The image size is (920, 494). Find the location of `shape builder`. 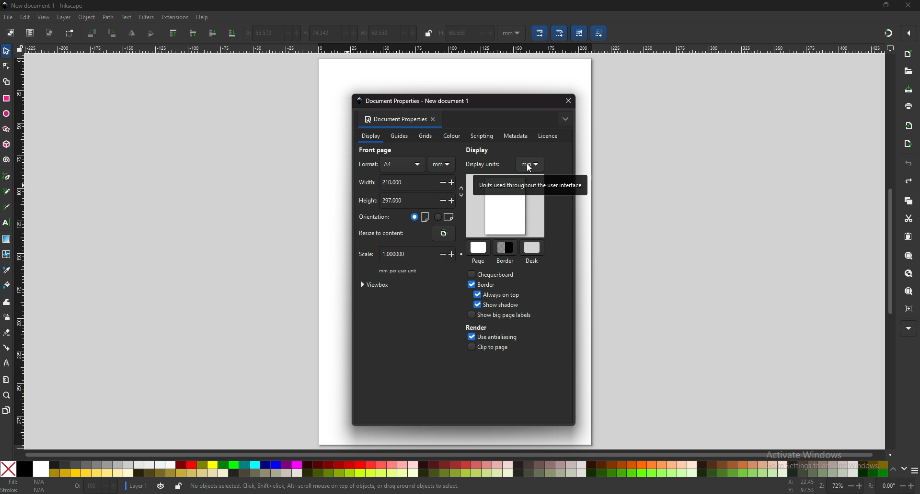

shape builder is located at coordinates (7, 81).